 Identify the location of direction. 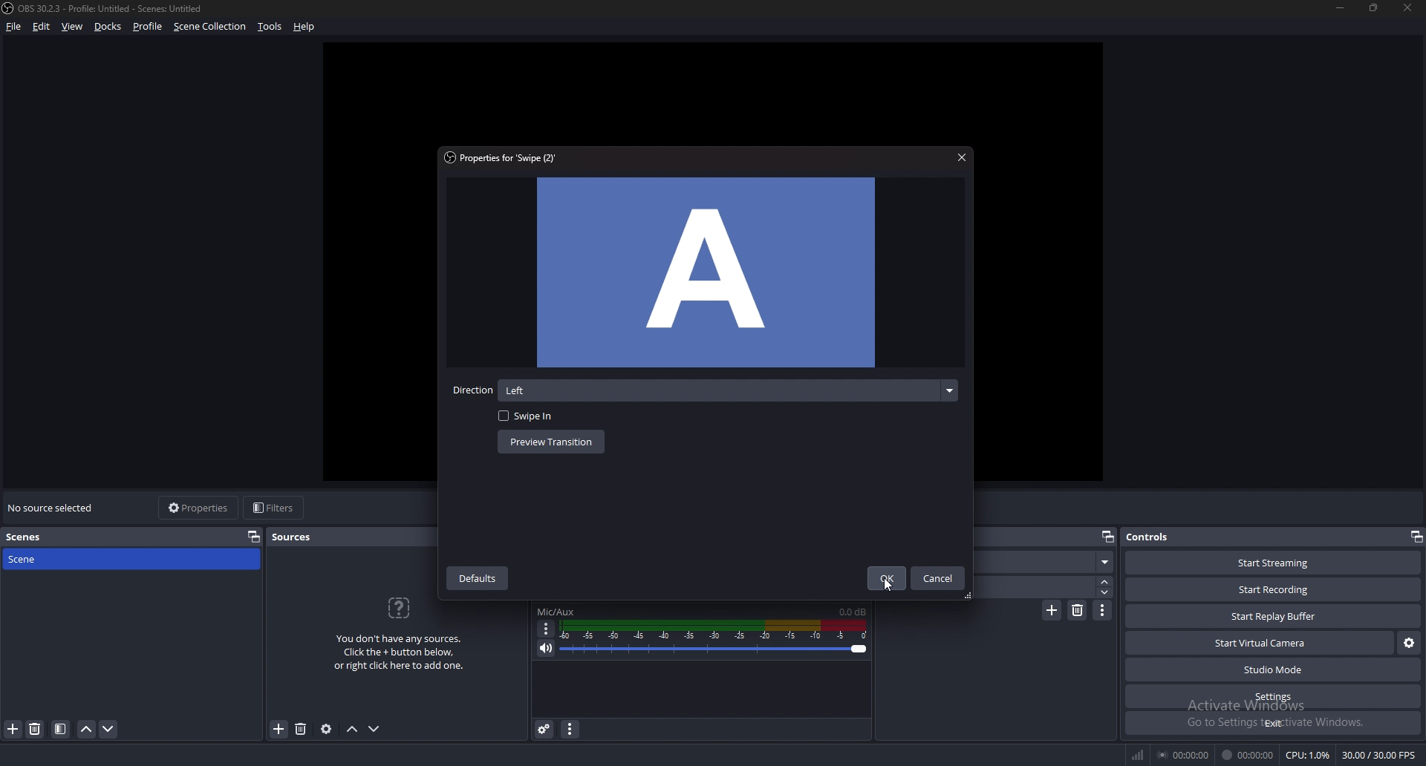
(728, 390).